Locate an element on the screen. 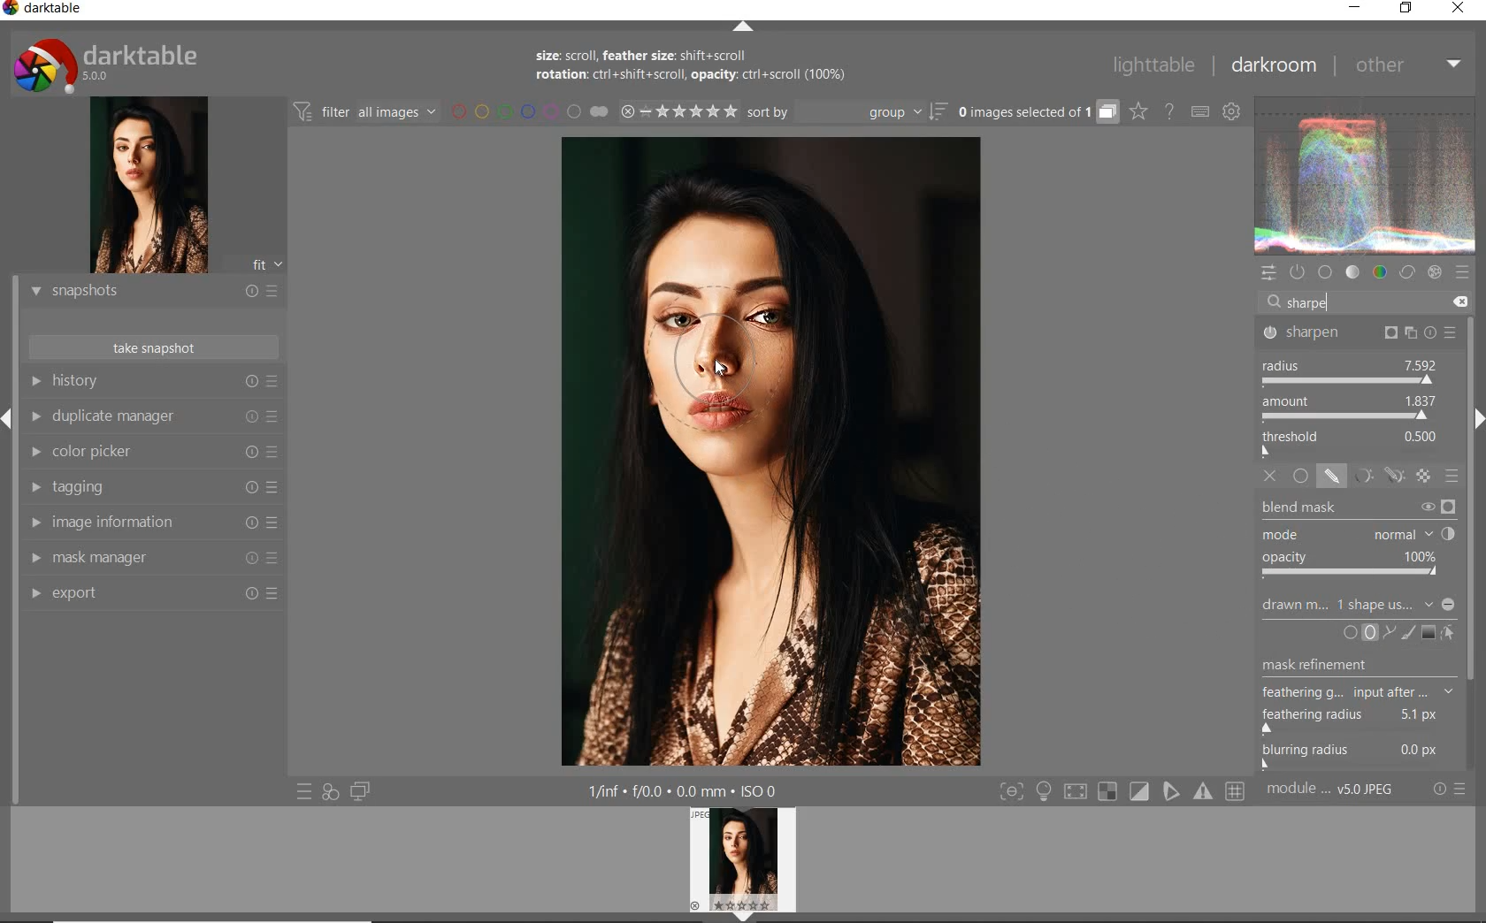 The width and height of the screenshot is (1486, 923). task bar is located at coordinates (1473, 545).